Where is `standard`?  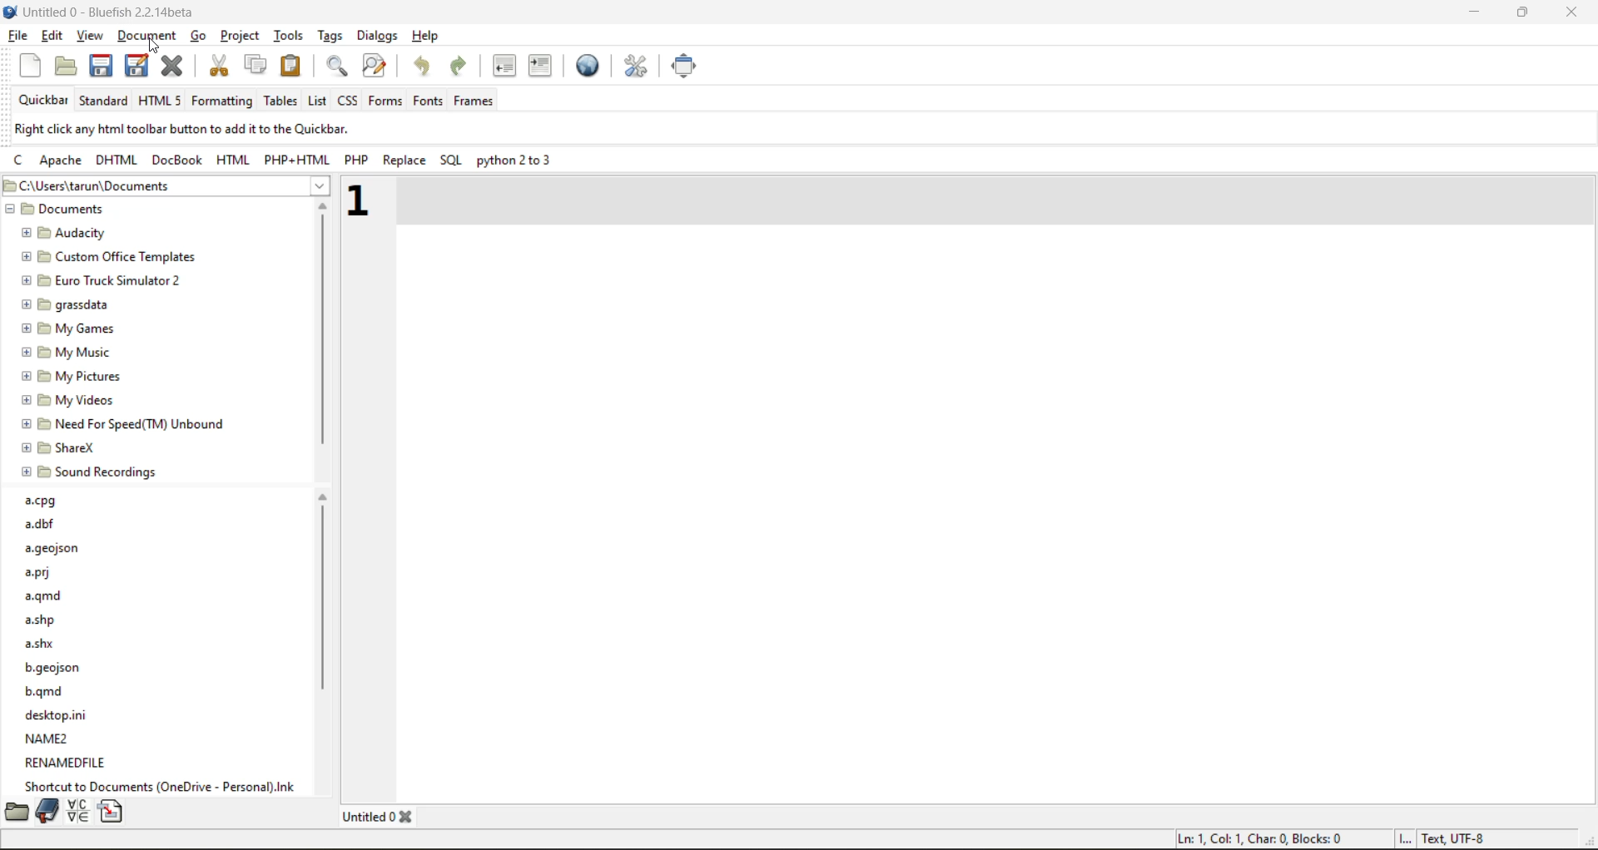
standard is located at coordinates (106, 102).